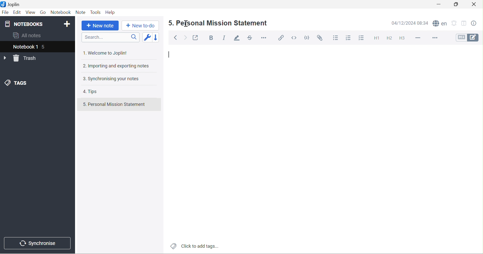  What do you see at coordinates (362, 38) in the screenshot?
I see `Checkbox list` at bounding box center [362, 38].